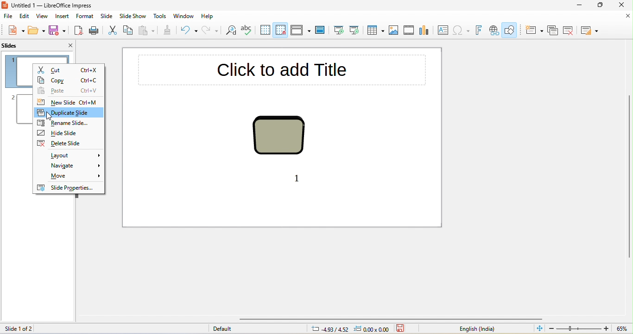 The height and width of the screenshot is (334, 633). Describe the element at coordinates (70, 102) in the screenshot. I see `new slide` at that location.